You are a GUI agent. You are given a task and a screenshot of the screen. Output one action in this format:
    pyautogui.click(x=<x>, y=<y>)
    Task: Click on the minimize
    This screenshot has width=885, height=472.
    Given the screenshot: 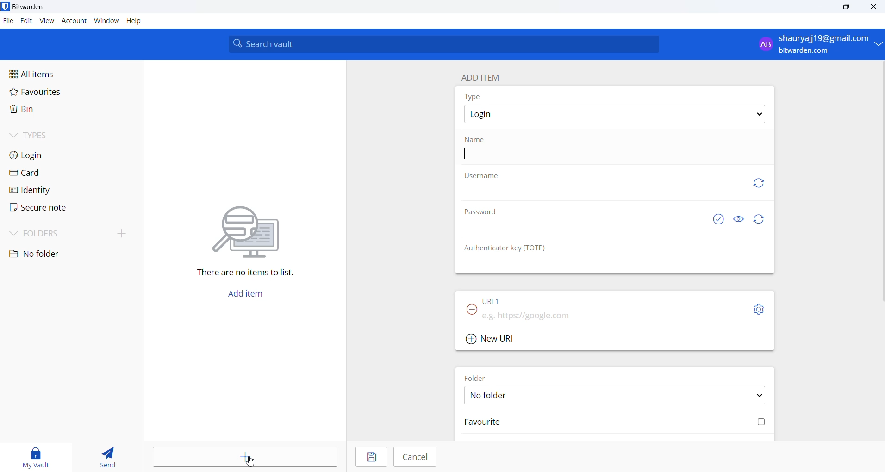 What is the action you would take?
    pyautogui.click(x=821, y=7)
    